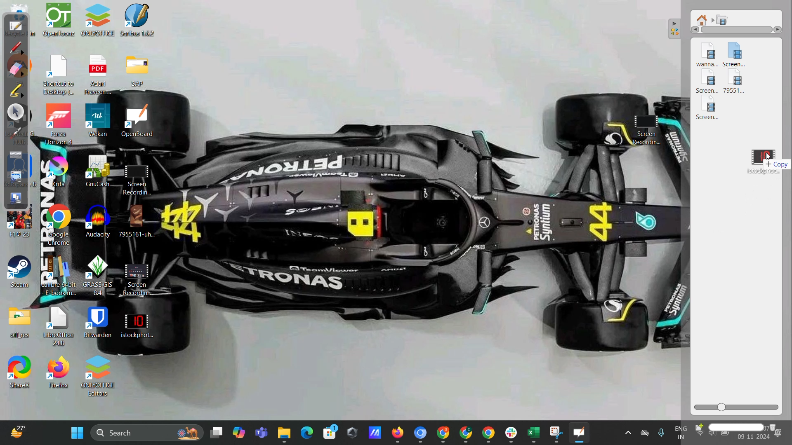 This screenshot has width=792, height=445. What do you see at coordinates (753, 439) in the screenshot?
I see `date` at bounding box center [753, 439].